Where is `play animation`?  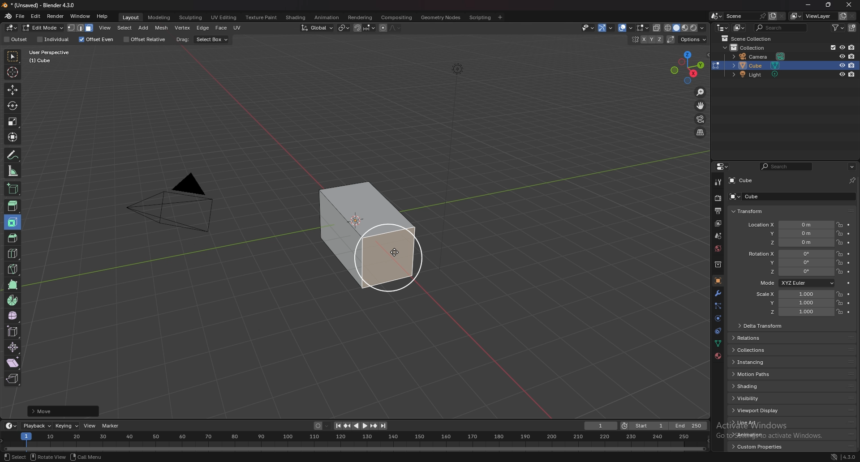 play animation is located at coordinates (361, 426).